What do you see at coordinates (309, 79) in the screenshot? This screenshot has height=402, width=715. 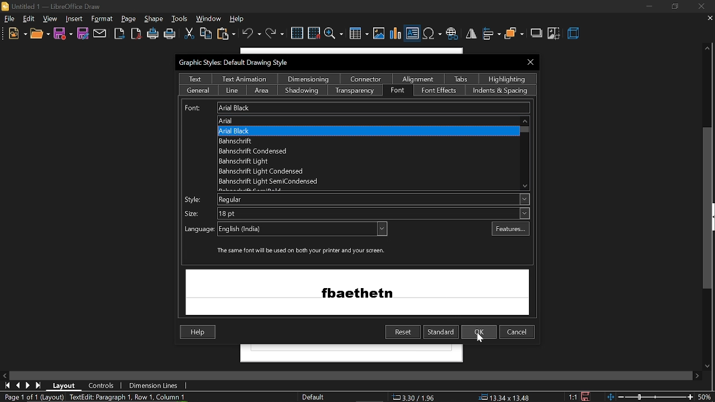 I see `dimensioning` at bounding box center [309, 79].